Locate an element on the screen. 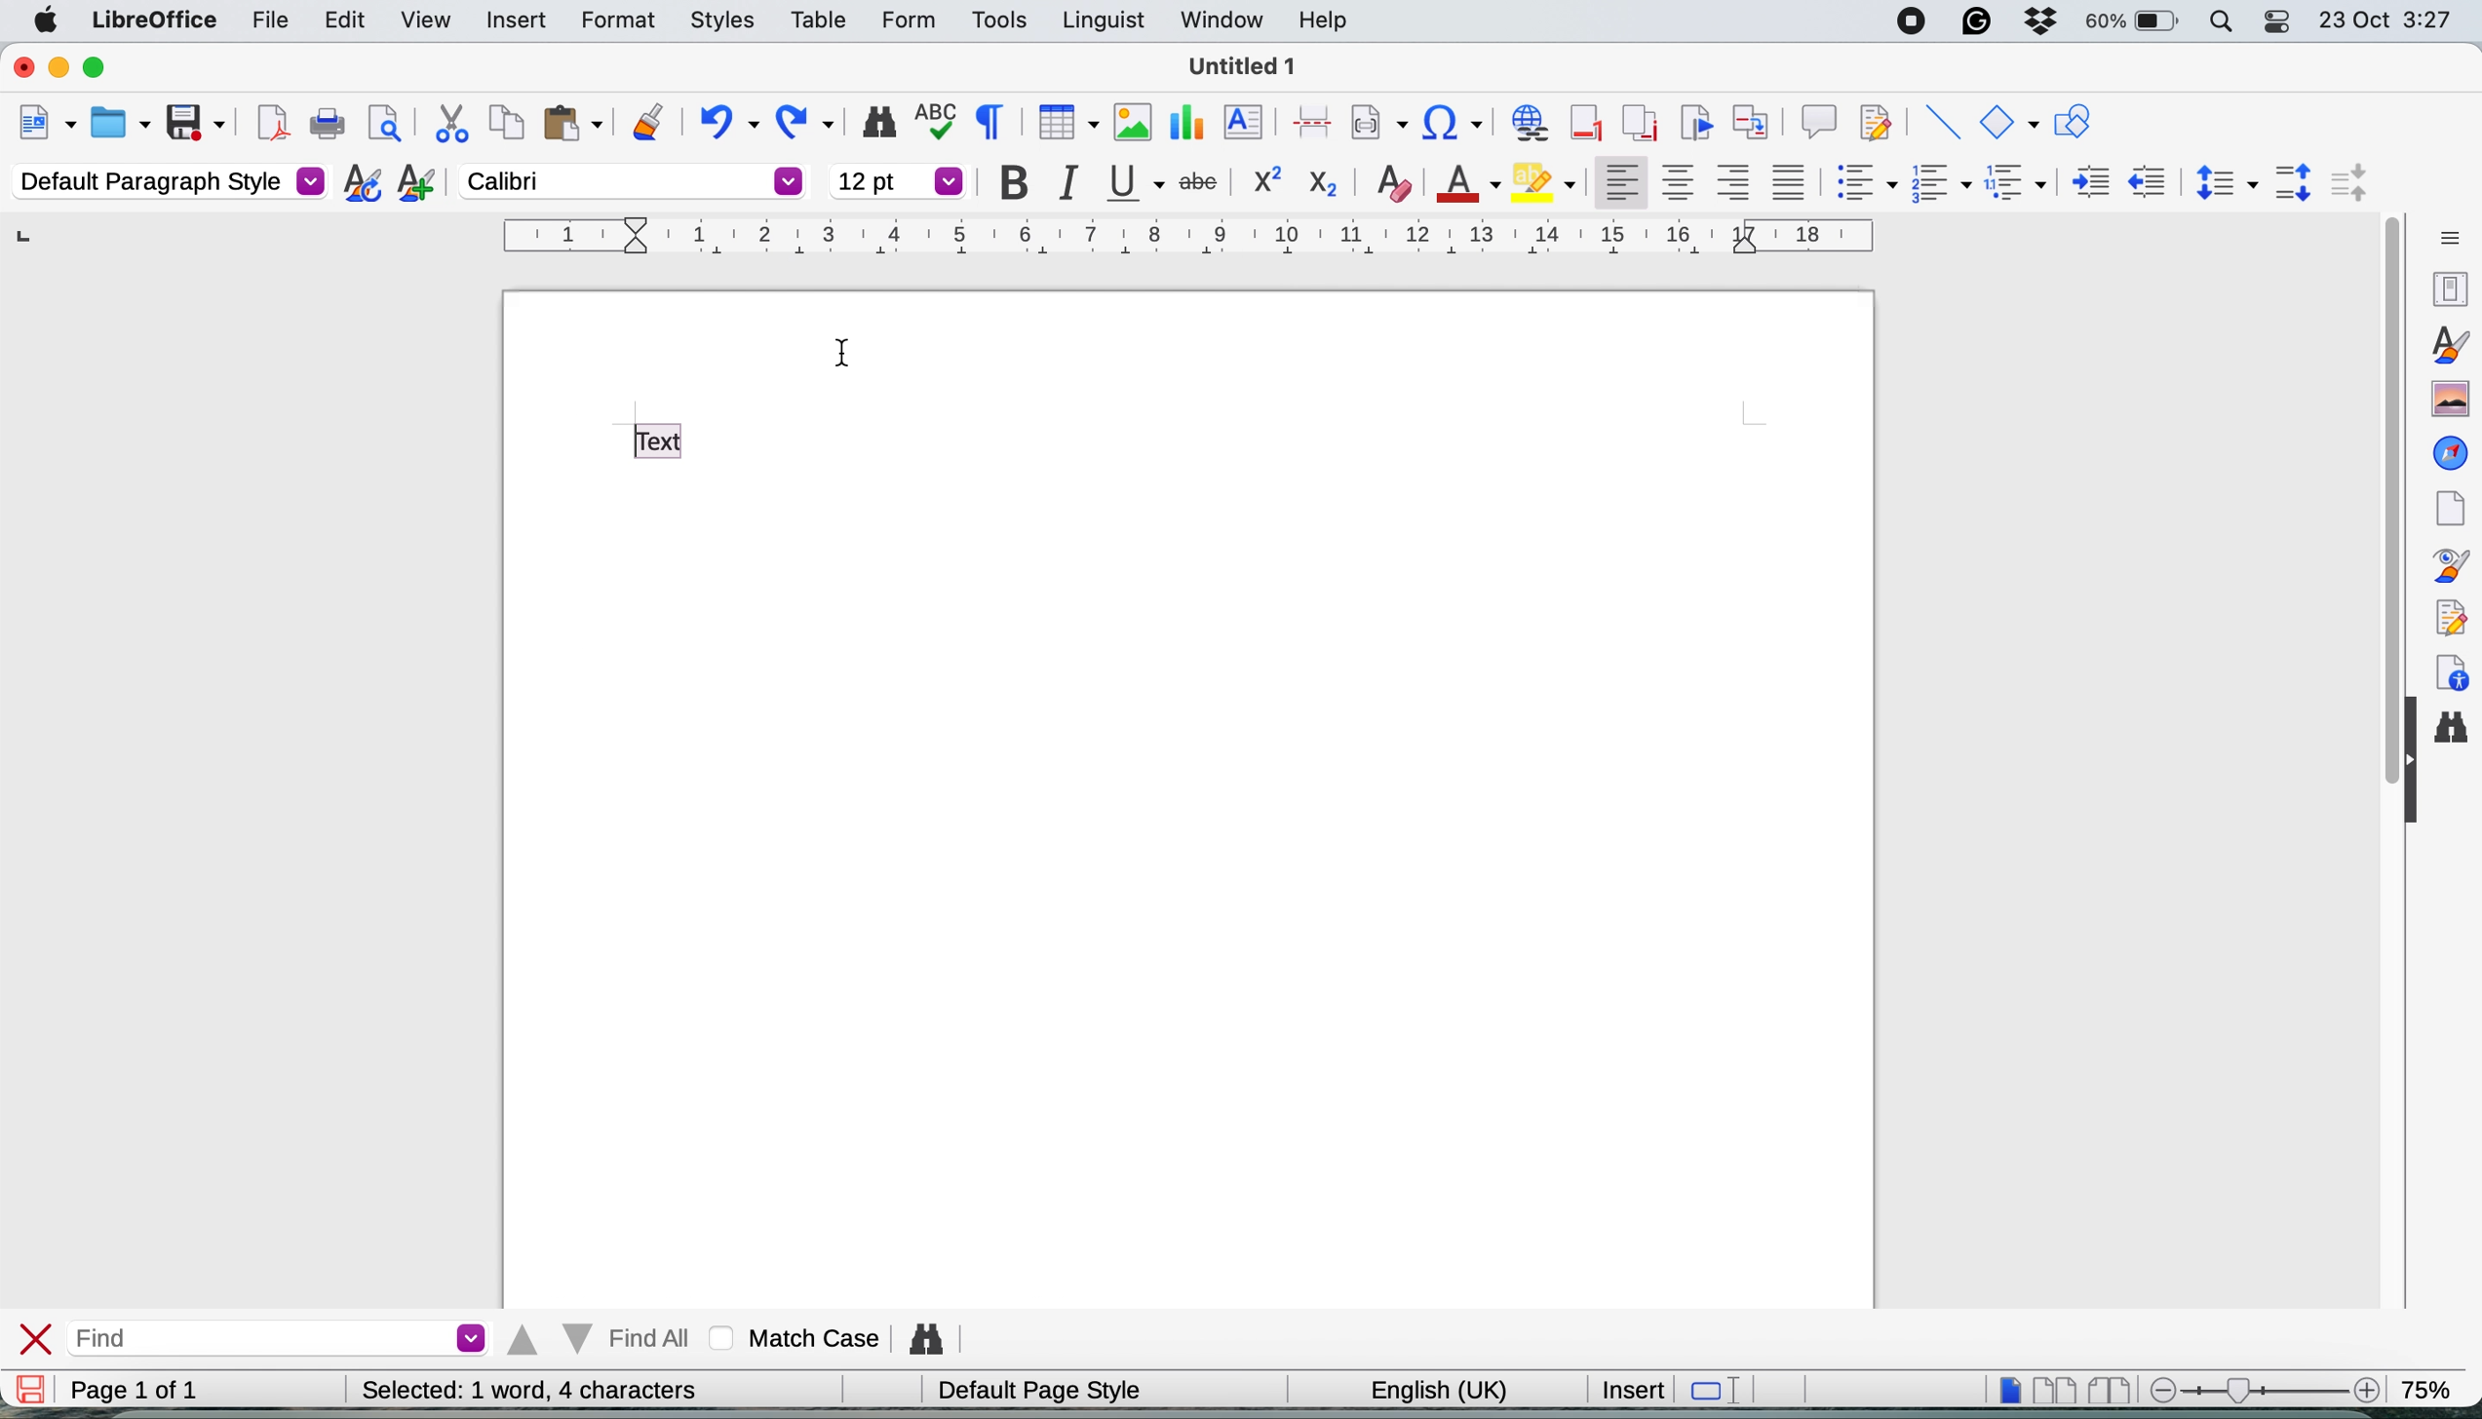 The width and height of the screenshot is (2482, 1419). text with changed font is located at coordinates (665, 440).